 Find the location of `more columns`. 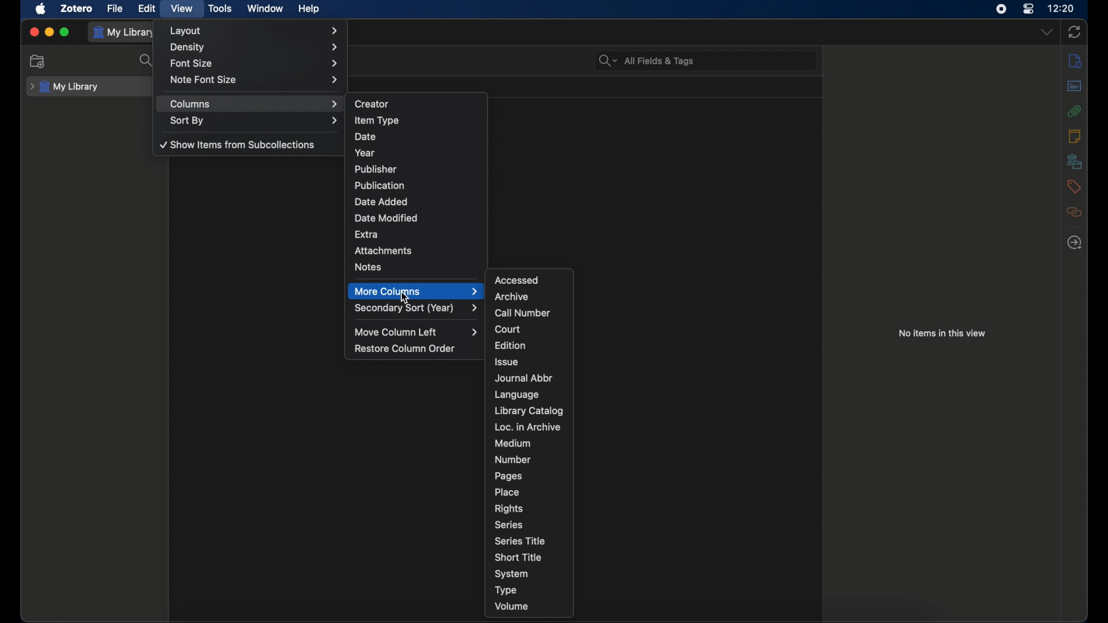

more columns is located at coordinates (416, 291).